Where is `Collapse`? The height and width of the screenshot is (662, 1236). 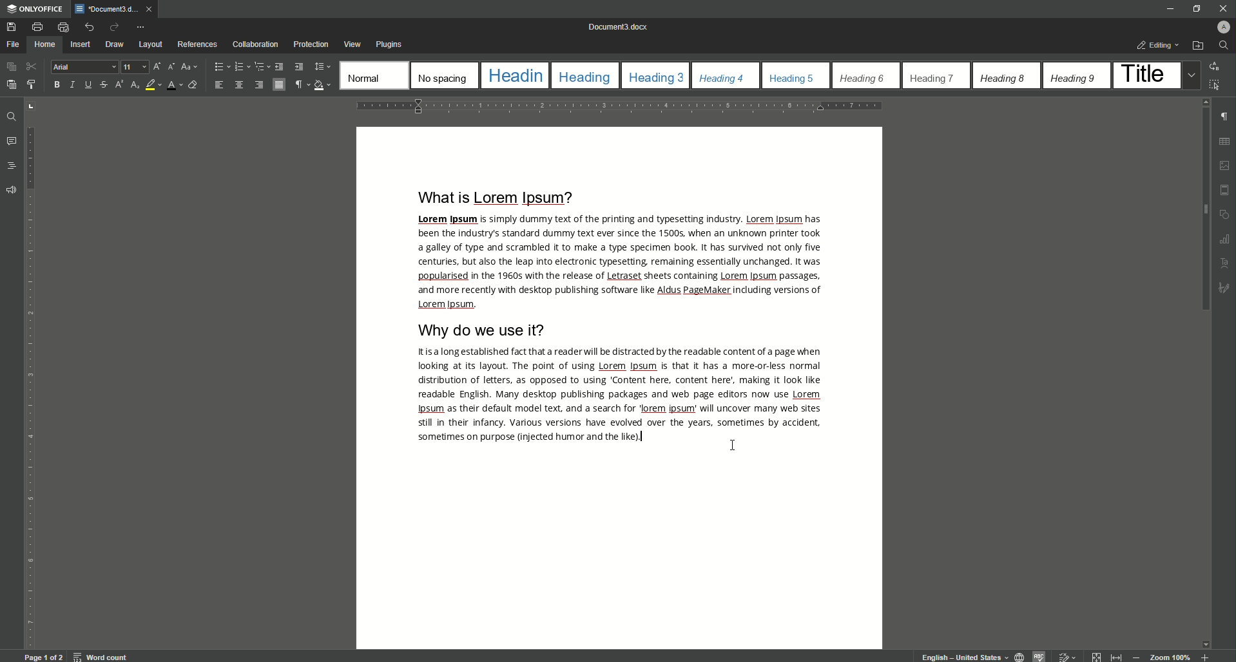 Collapse is located at coordinates (1095, 656).